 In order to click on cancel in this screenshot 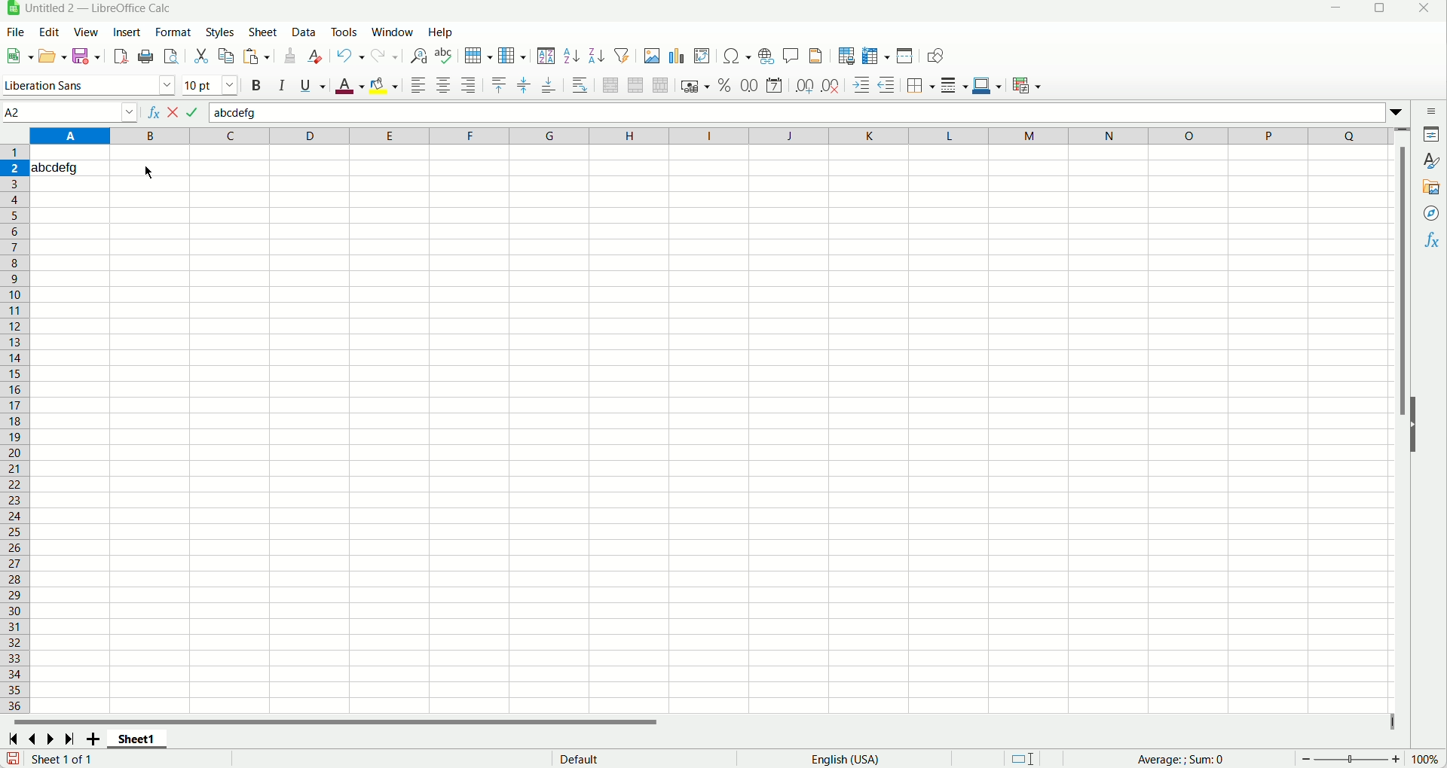, I will do `click(173, 111)`.